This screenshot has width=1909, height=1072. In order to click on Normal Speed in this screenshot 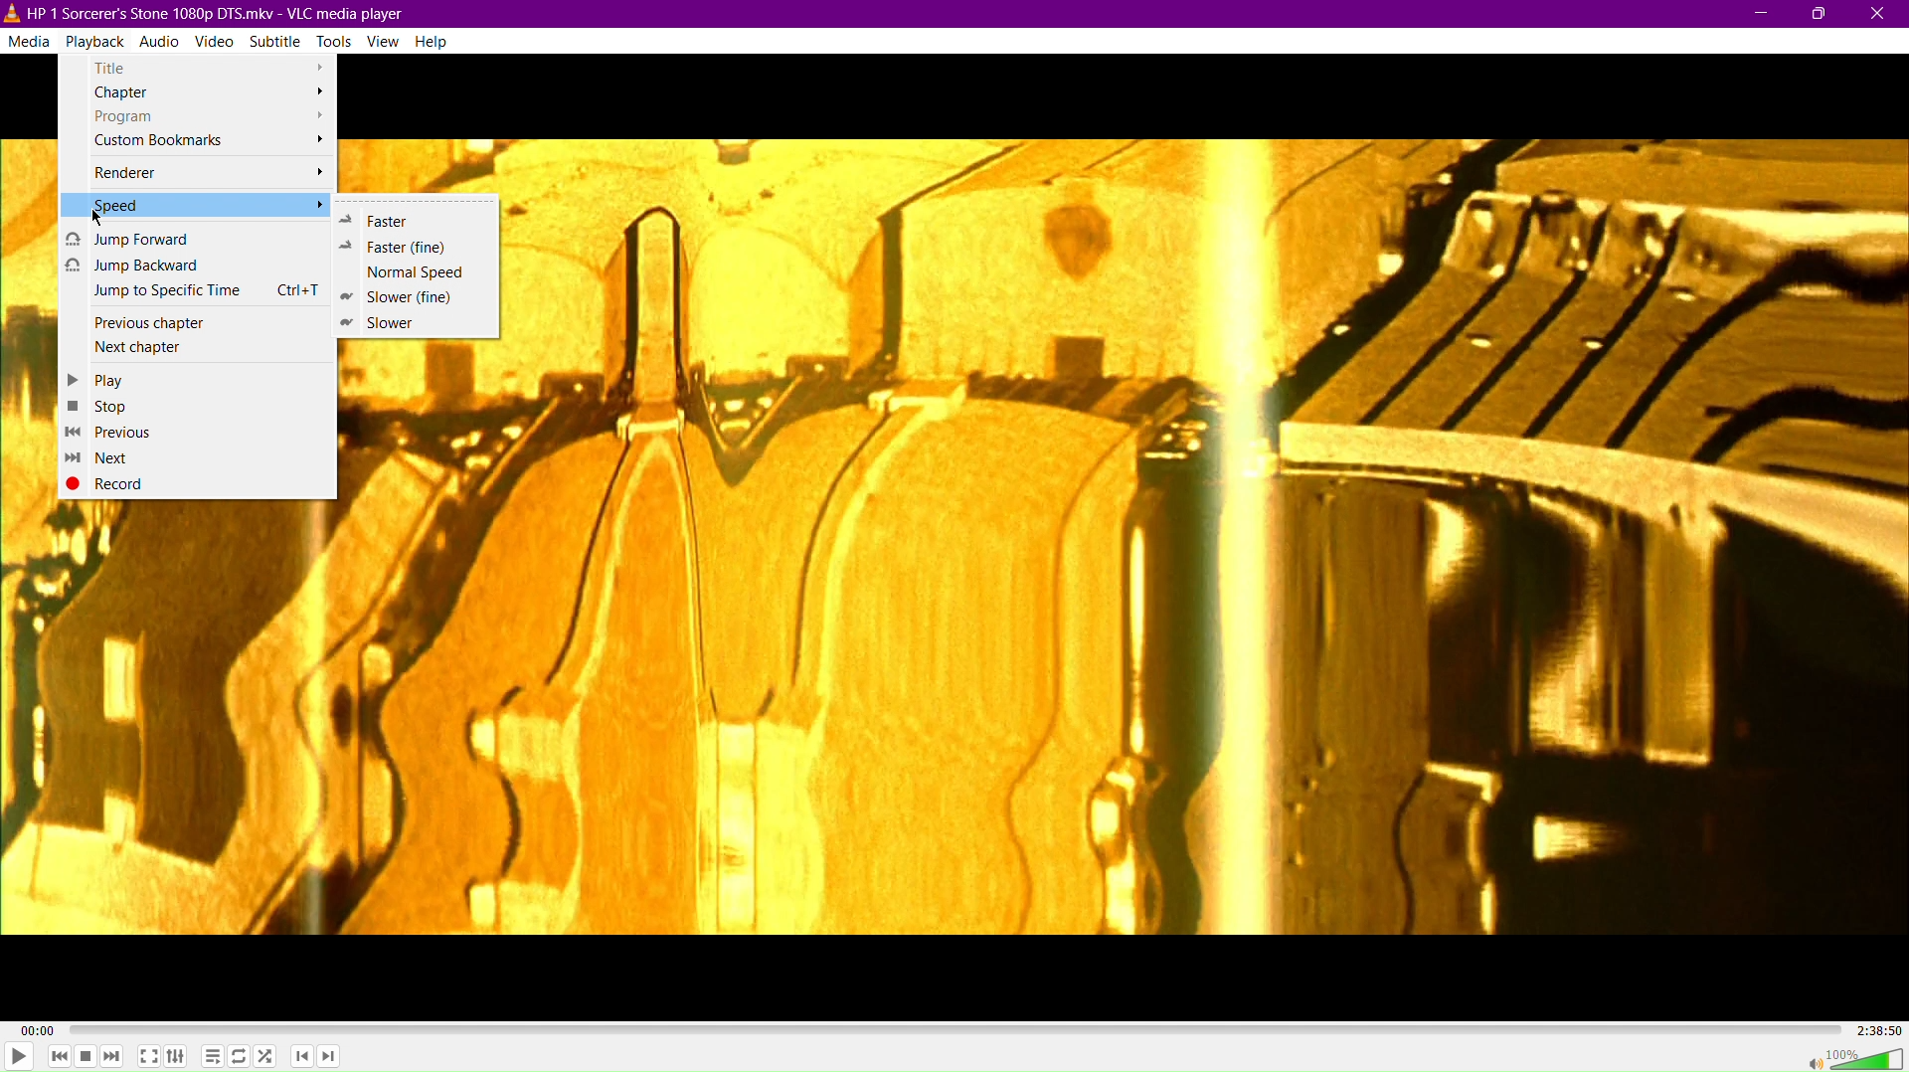, I will do `click(408, 271)`.